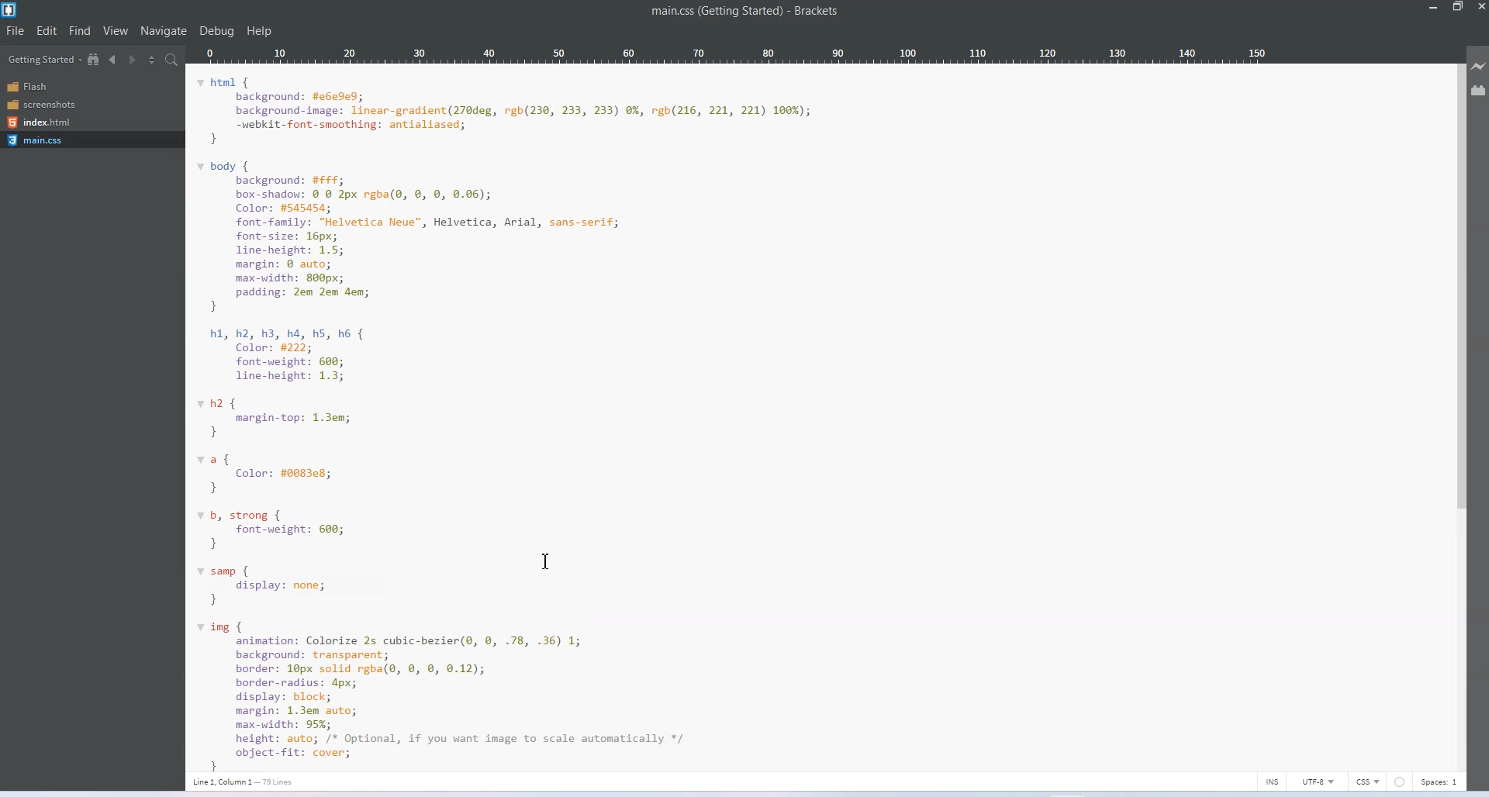  Describe the element at coordinates (47, 30) in the screenshot. I see `Edit` at that location.